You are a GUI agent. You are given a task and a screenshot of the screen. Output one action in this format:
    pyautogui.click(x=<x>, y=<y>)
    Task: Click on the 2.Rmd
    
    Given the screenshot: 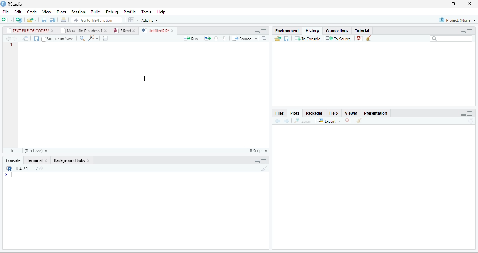 What is the action you would take?
    pyautogui.click(x=121, y=30)
    